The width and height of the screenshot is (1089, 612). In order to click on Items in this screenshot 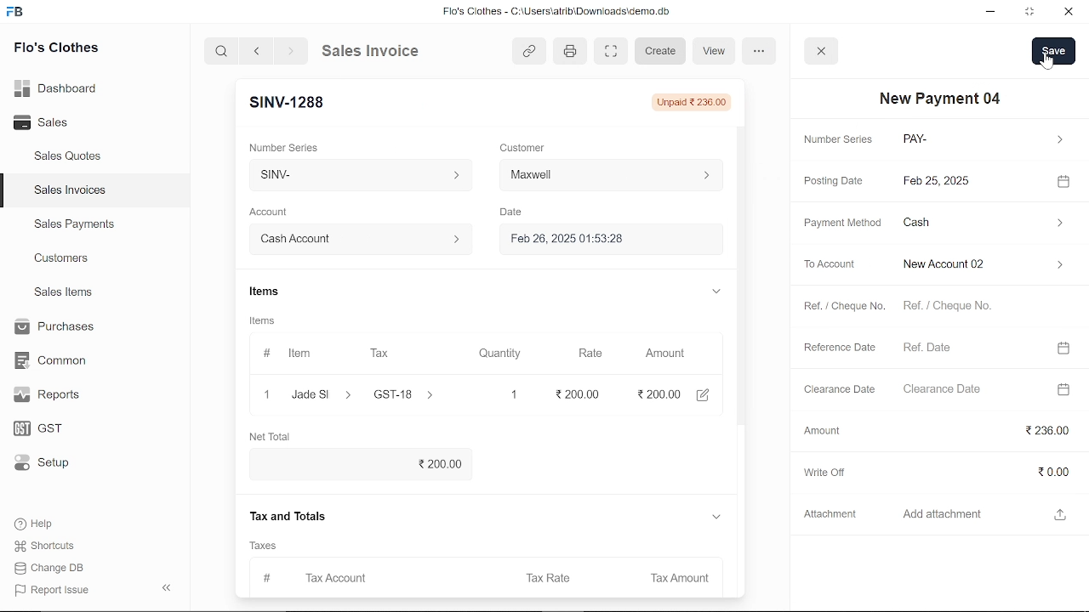, I will do `click(271, 292)`.